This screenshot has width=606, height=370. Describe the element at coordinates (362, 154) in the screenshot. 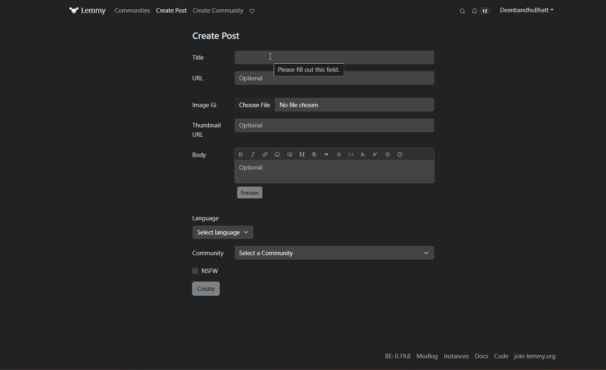

I see `subscript` at that location.